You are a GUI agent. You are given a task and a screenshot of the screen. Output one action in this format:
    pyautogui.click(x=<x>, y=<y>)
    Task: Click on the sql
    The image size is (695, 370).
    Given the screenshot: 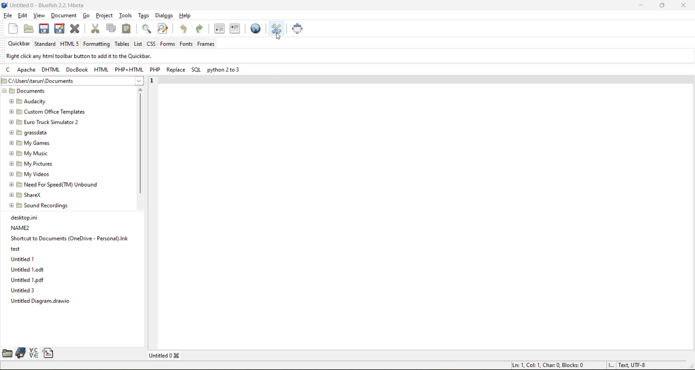 What is the action you would take?
    pyautogui.click(x=197, y=71)
    